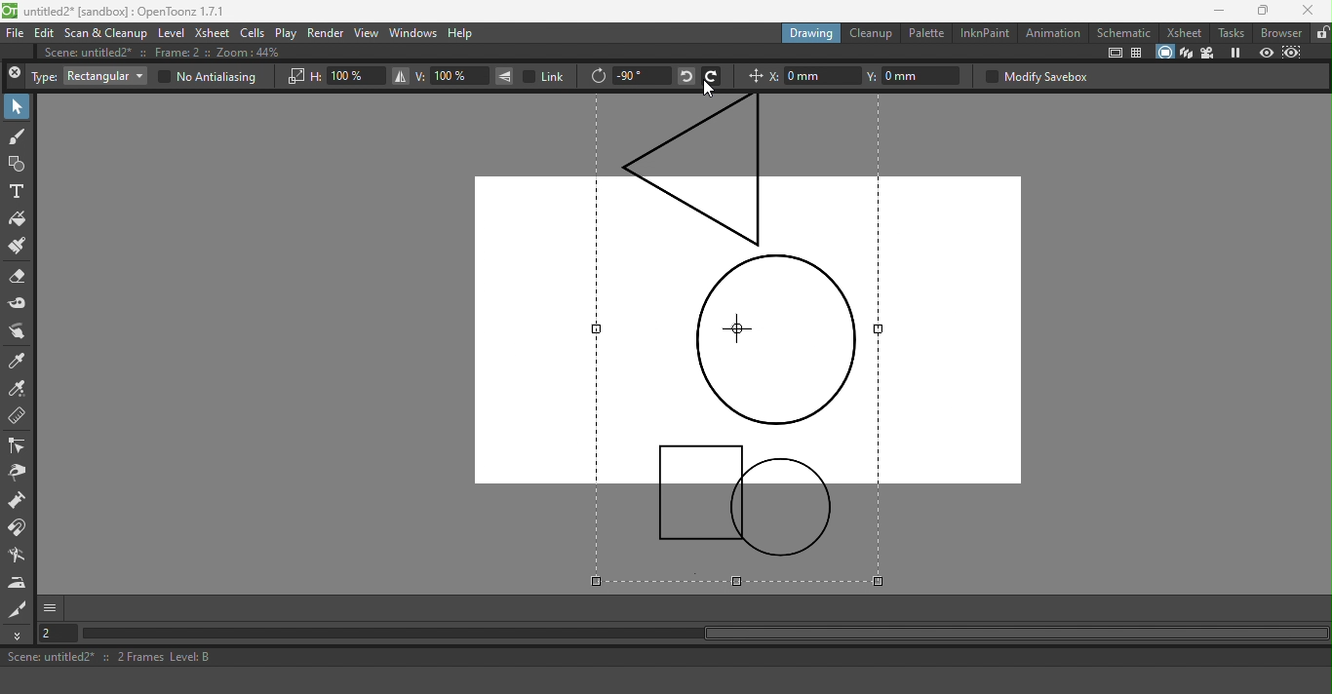 The width and height of the screenshot is (1332, 694). Describe the element at coordinates (399, 77) in the screenshot. I see `Flip selection horizontally` at that location.